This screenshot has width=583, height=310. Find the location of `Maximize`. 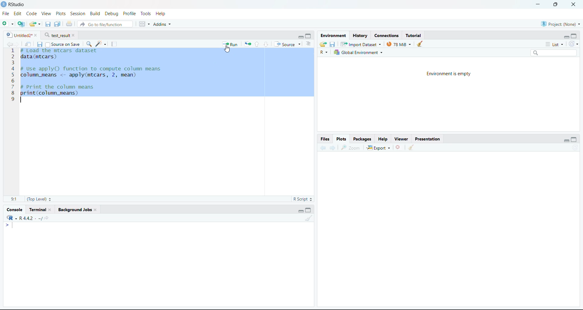

Maximize is located at coordinates (574, 35).